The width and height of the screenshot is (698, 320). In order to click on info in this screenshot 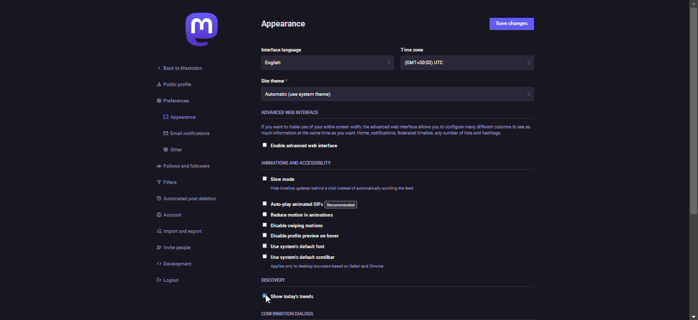, I will do `click(338, 268)`.